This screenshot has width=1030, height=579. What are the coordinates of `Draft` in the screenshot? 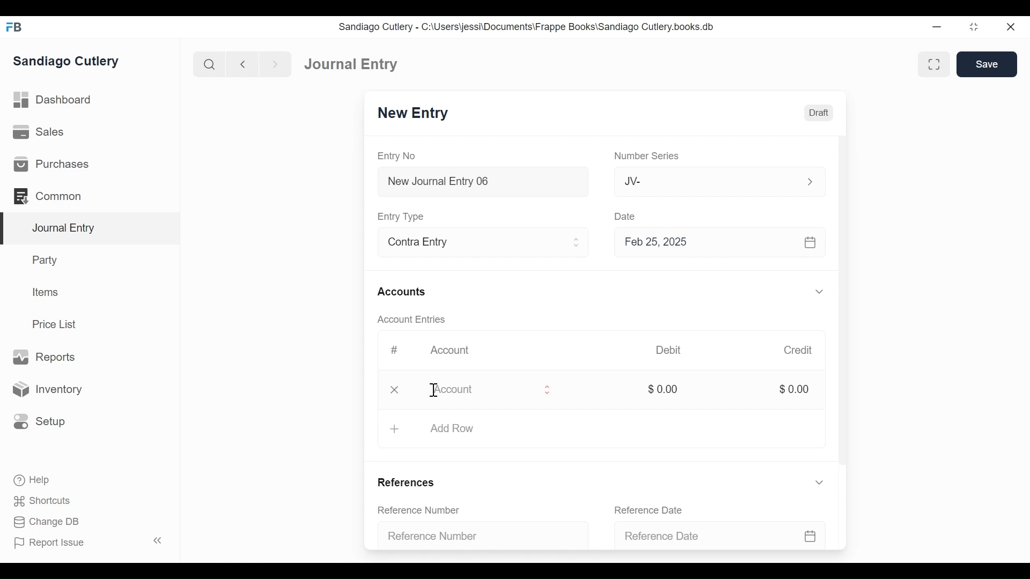 It's located at (819, 113).